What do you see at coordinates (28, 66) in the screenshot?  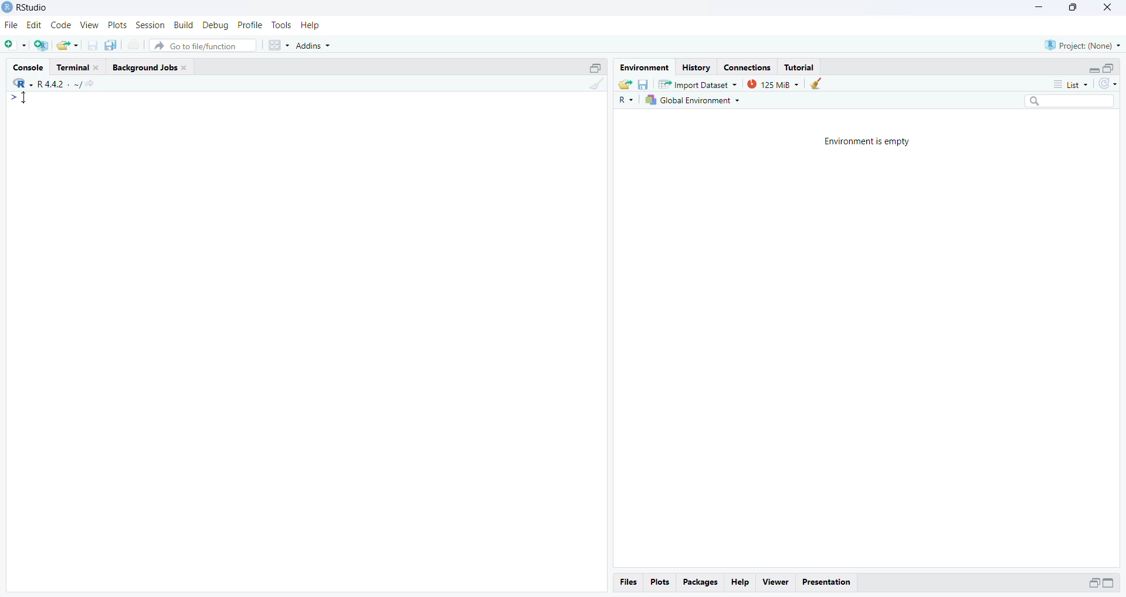 I see `Console` at bounding box center [28, 66].